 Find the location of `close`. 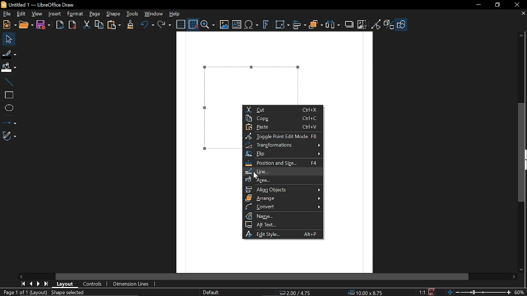

close is located at coordinates (517, 5).